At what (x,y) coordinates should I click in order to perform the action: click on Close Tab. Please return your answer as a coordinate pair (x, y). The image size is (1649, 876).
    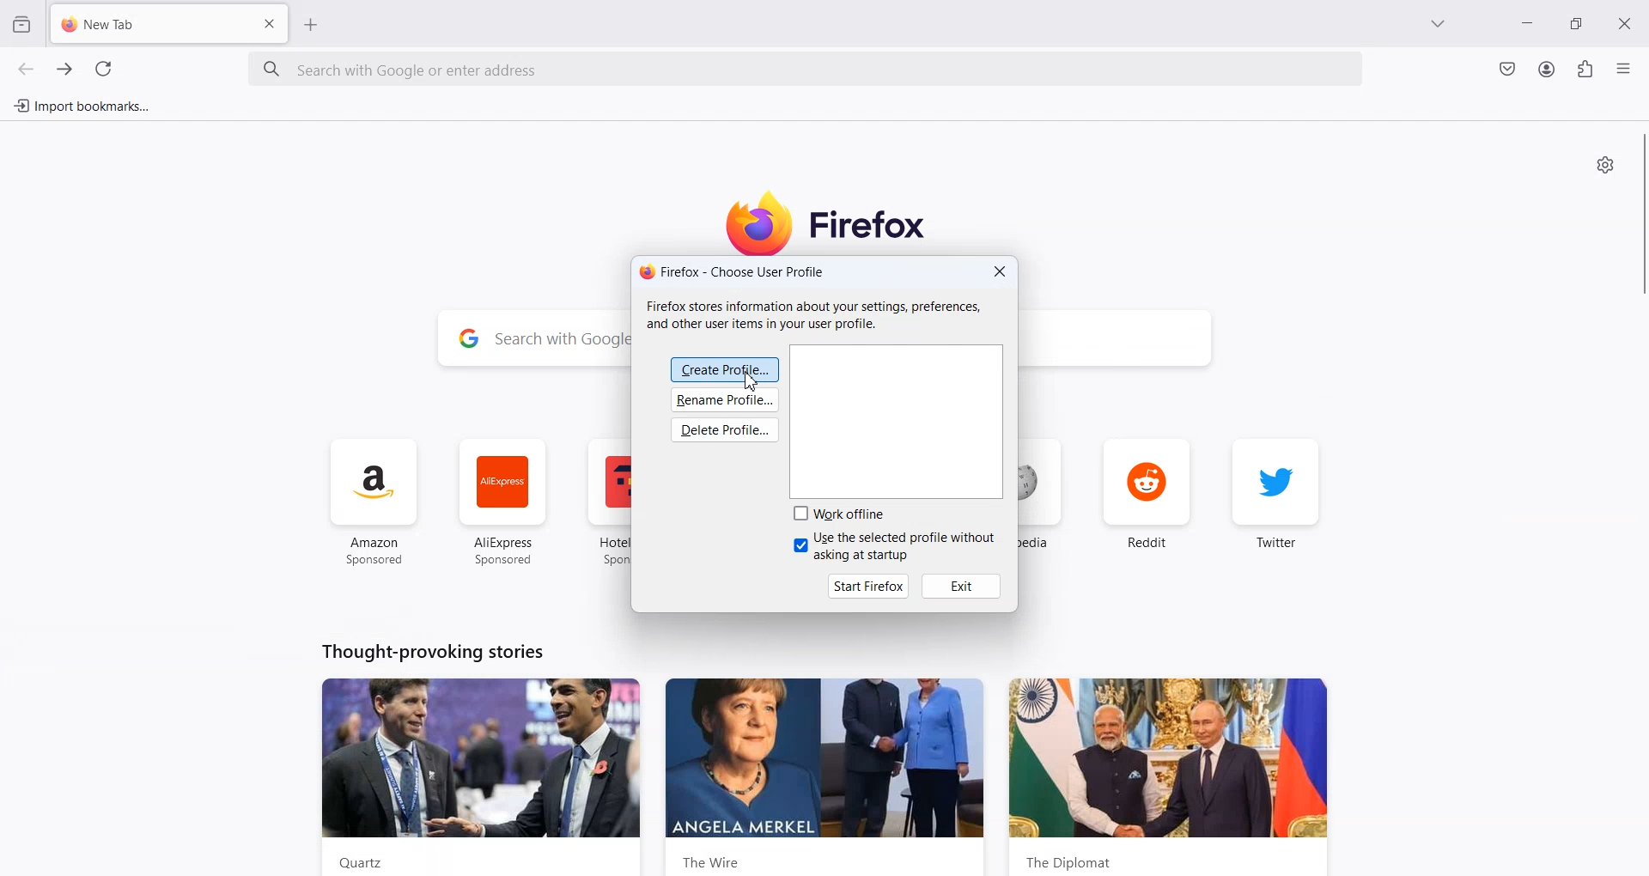
    Looking at the image, I should click on (271, 22).